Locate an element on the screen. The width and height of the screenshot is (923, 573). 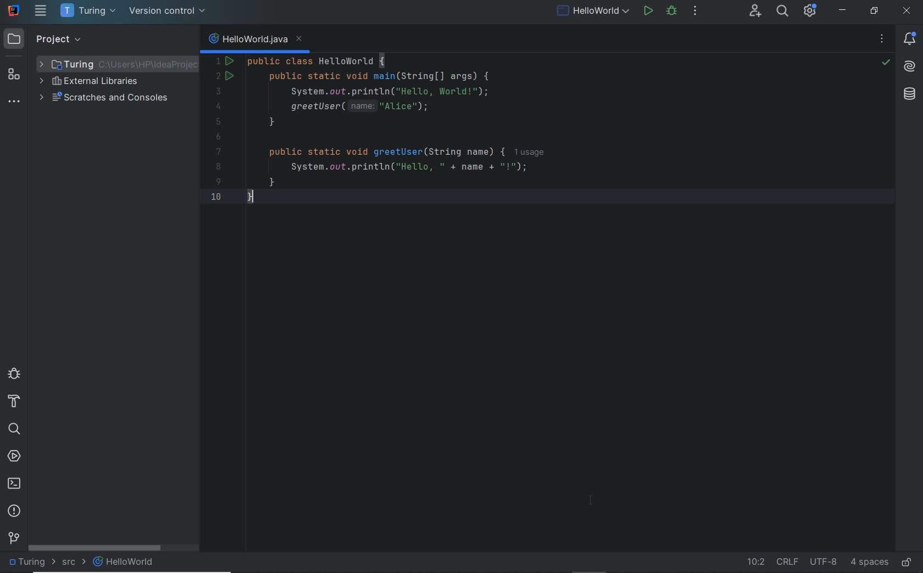
no problems highlighted is located at coordinates (886, 63).